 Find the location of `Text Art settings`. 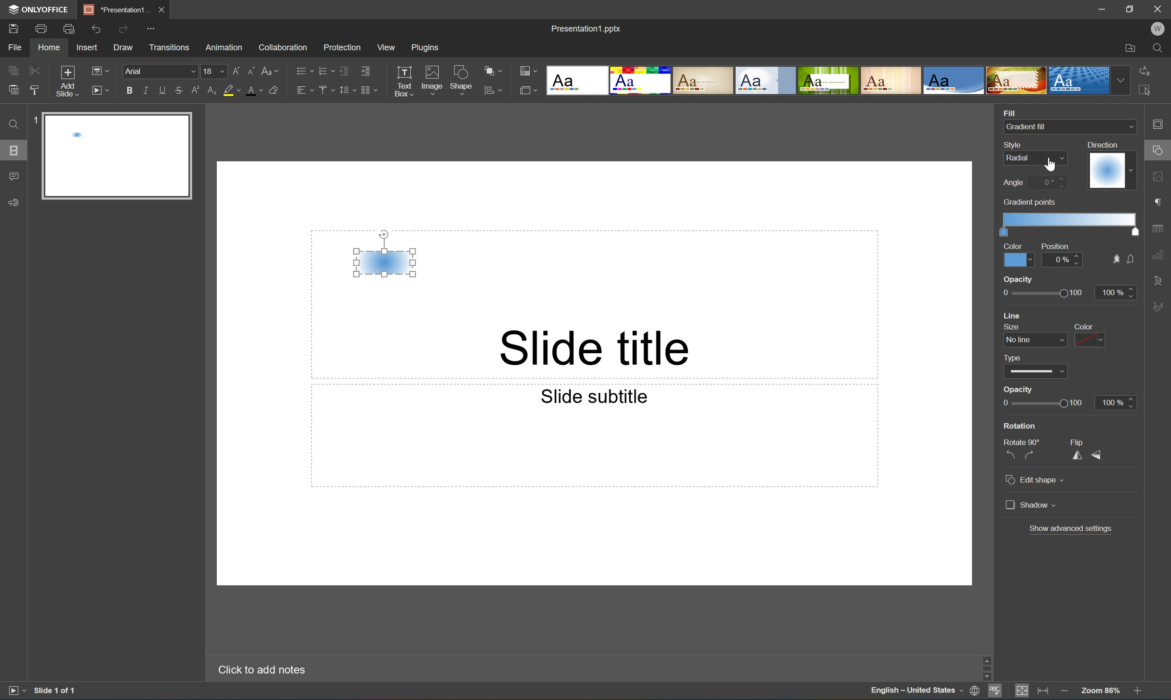

Text Art settings is located at coordinates (1159, 280).